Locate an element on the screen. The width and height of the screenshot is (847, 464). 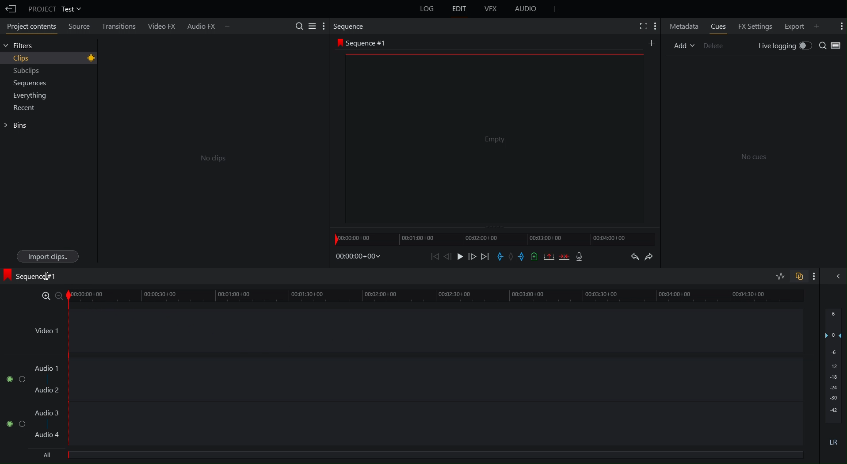
Settings is located at coordinates (655, 24).